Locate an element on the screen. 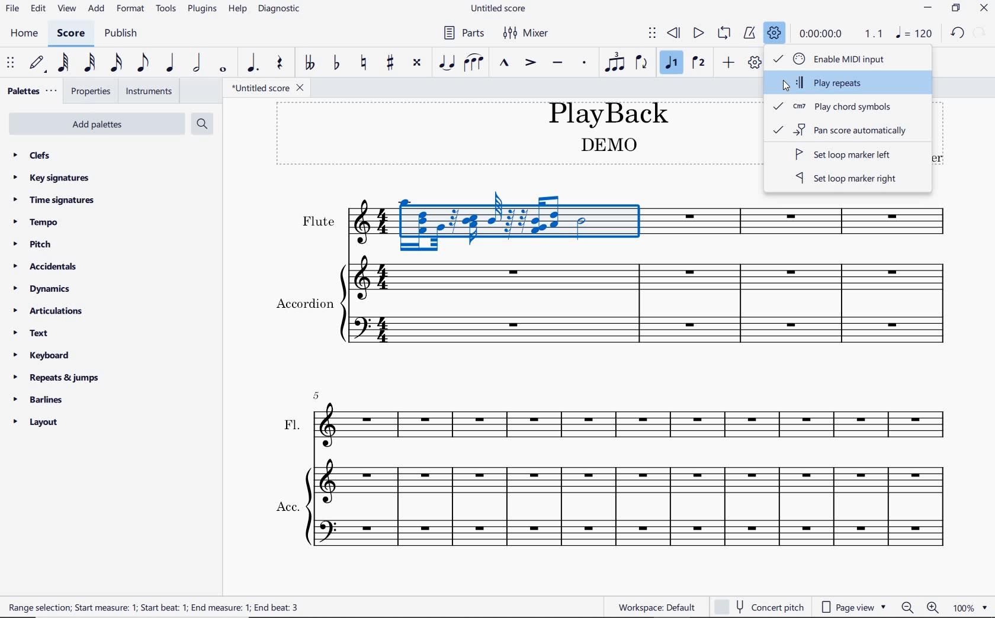  tools is located at coordinates (166, 8).